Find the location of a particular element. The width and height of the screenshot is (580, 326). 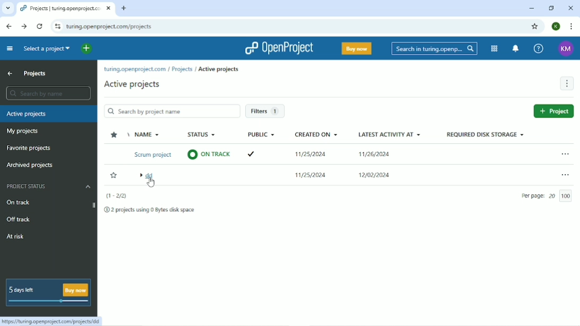

Status is located at coordinates (209, 135).